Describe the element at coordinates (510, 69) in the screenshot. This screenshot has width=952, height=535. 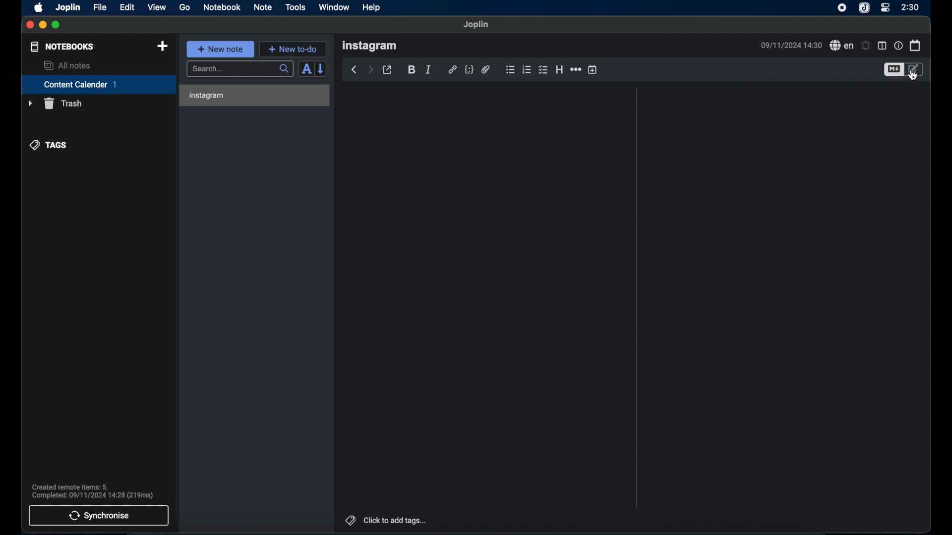
I see `bulleted list` at that location.